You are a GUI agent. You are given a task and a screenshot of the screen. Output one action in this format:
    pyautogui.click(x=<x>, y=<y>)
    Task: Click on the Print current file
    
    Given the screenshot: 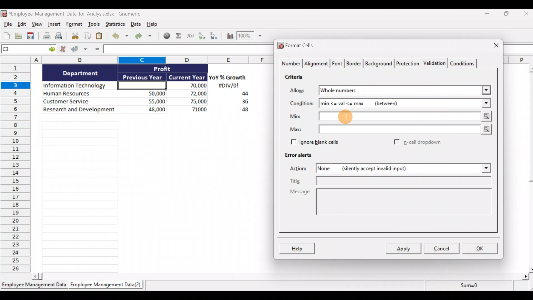 What is the action you would take?
    pyautogui.click(x=46, y=36)
    